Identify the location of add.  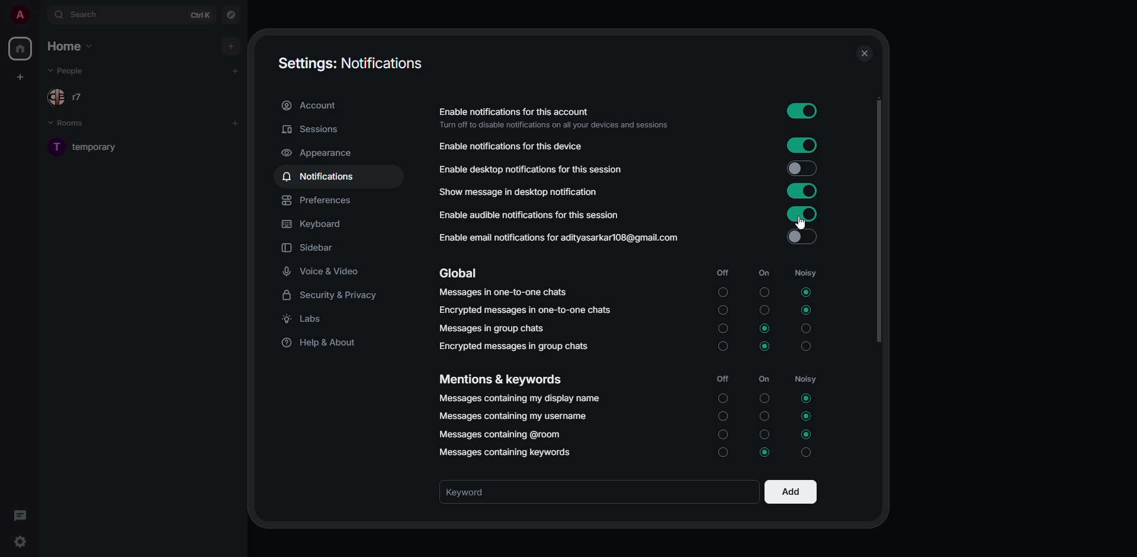
(235, 71).